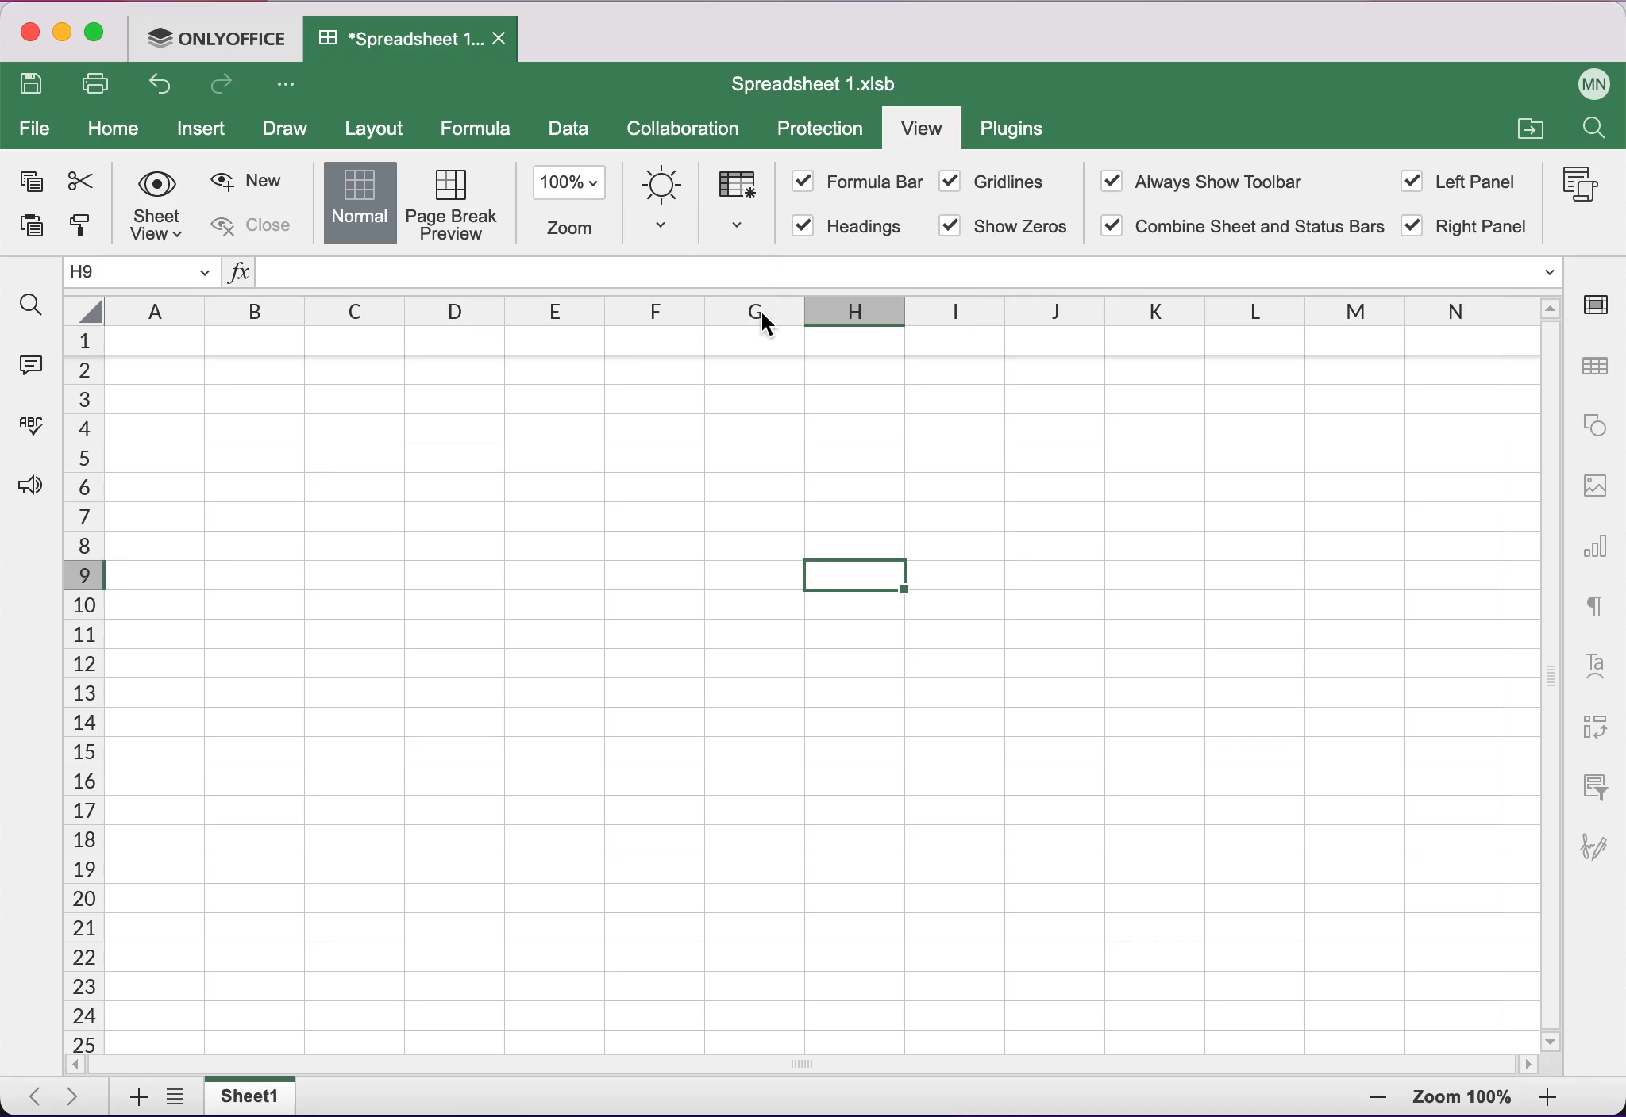  What do you see at coordinates (362, 200) in the screenshot?
I see `shape` at bounding box center [362, 200].